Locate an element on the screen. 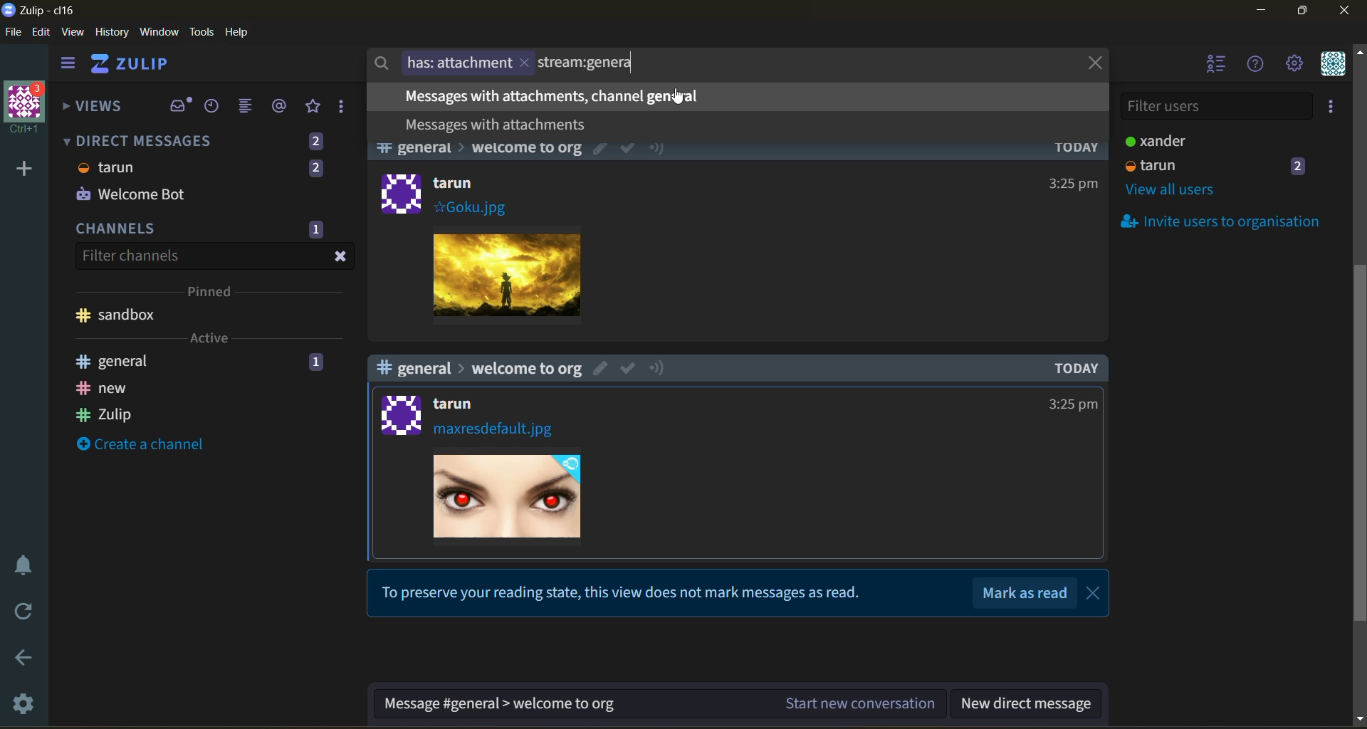 Image resolution: width=1367 pixels, height=729 pixels. tarun is located at coordinates (459, 404).